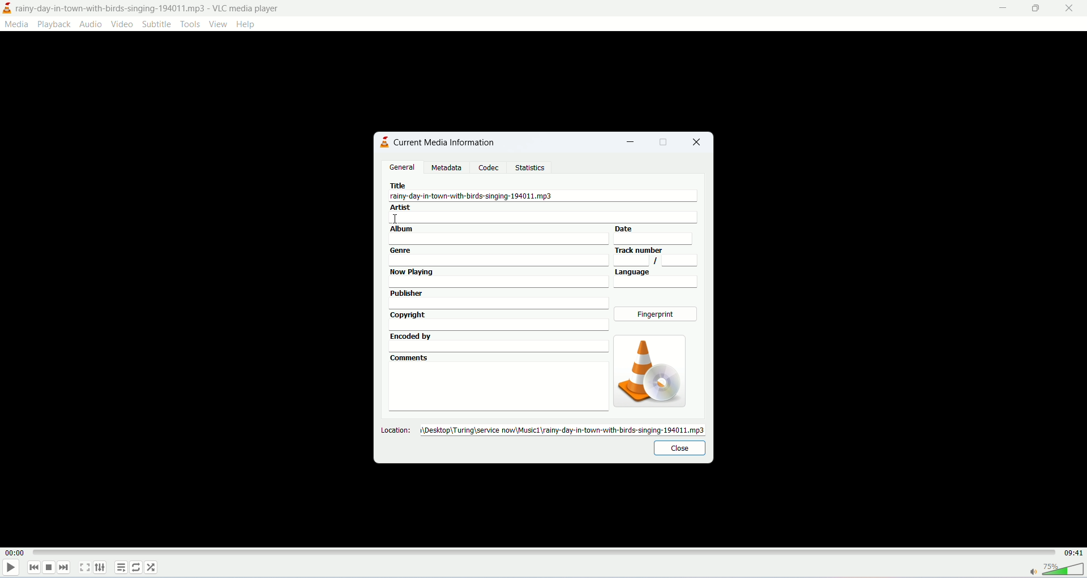  I want to click on fingerprint, so click(657, 315).